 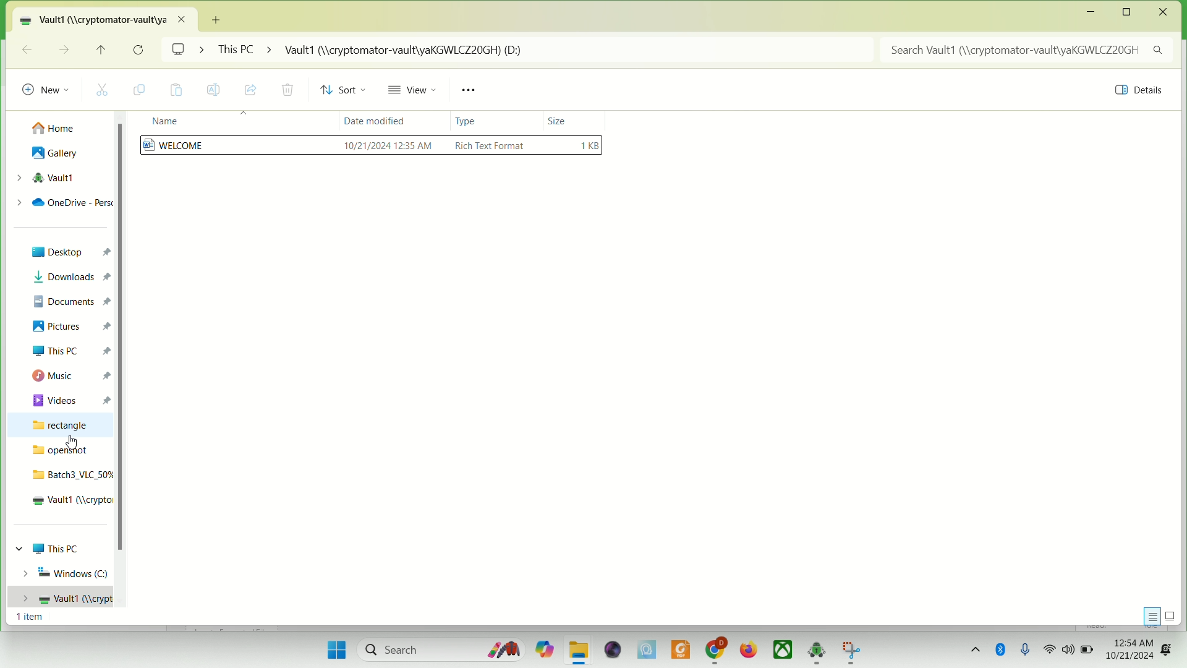 I want to click on cut, so click(x=107, y=89).